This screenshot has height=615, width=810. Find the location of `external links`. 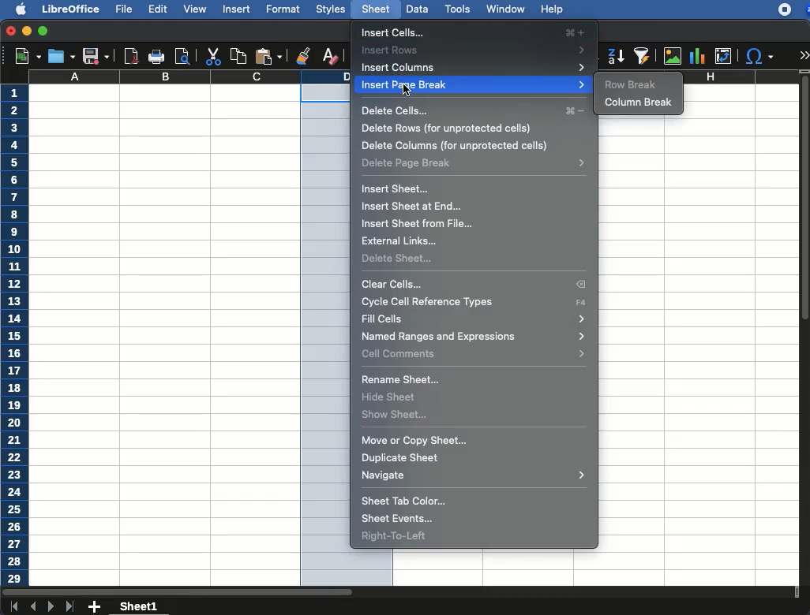

external links is located at coordinates (402, 243).